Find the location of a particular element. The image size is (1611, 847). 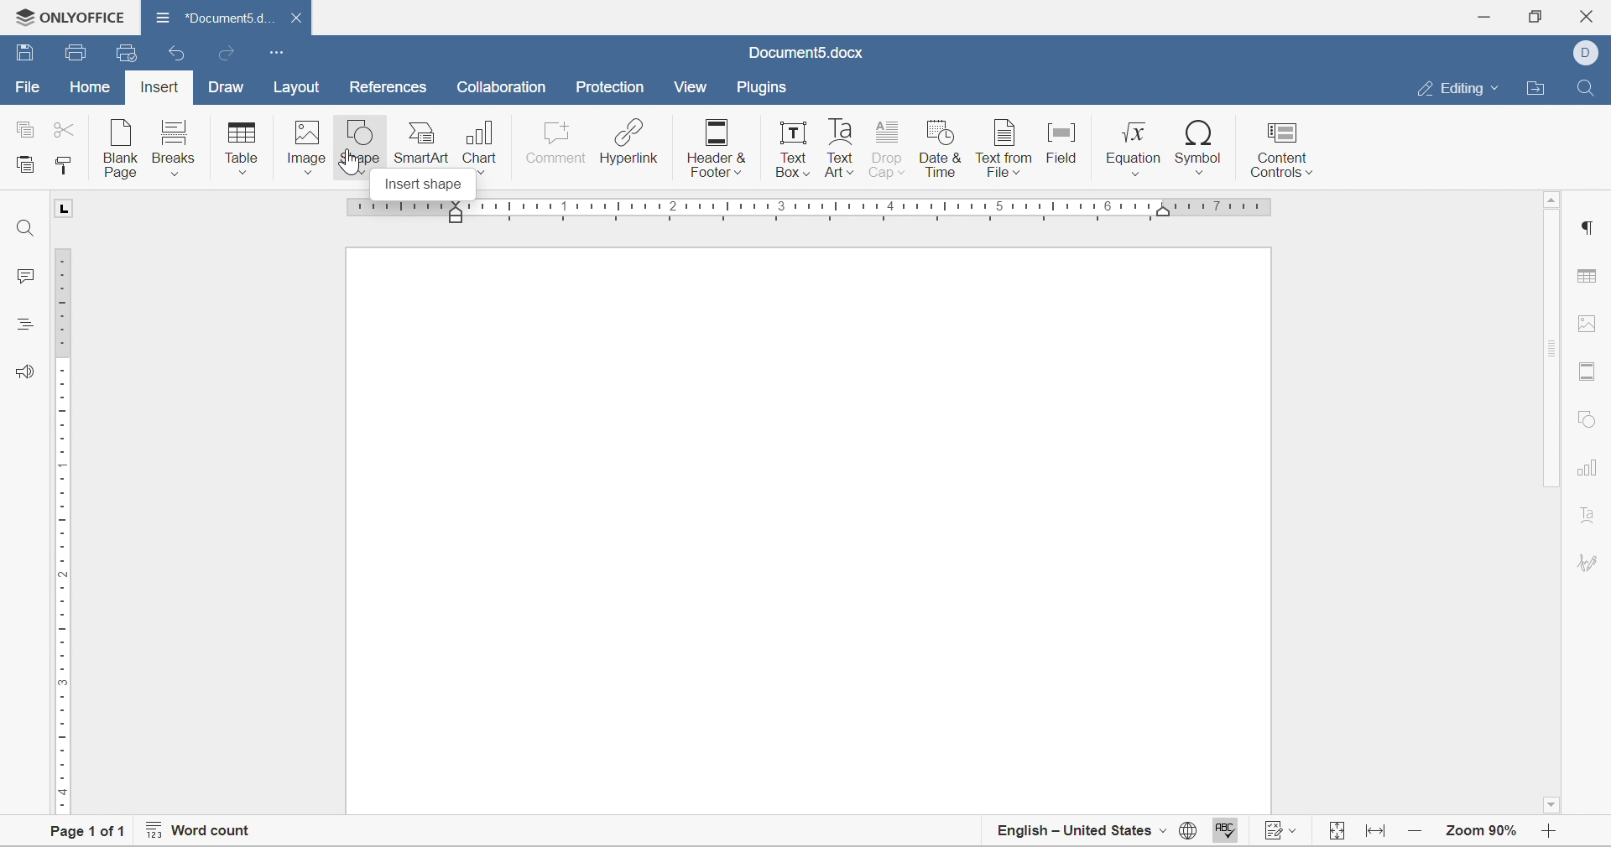

smartart is located at coordinates (423, 142).